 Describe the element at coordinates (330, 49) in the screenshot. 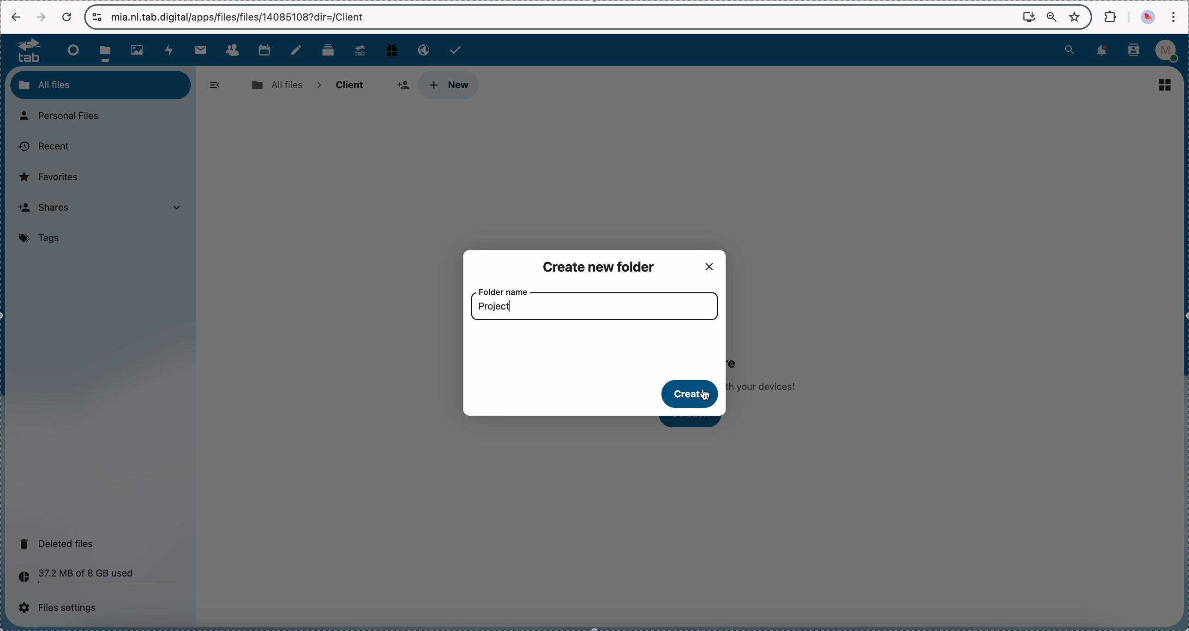

I see `deck` at that location.